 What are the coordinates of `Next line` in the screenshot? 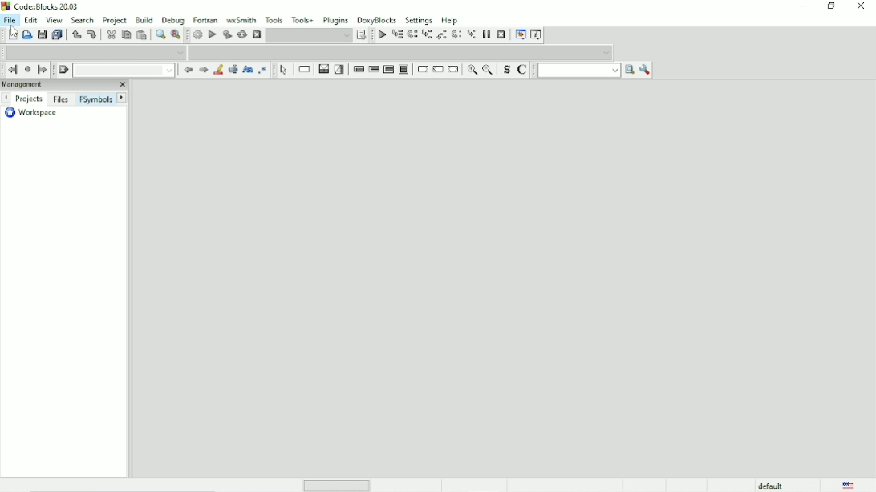 It's located at (412, 35).